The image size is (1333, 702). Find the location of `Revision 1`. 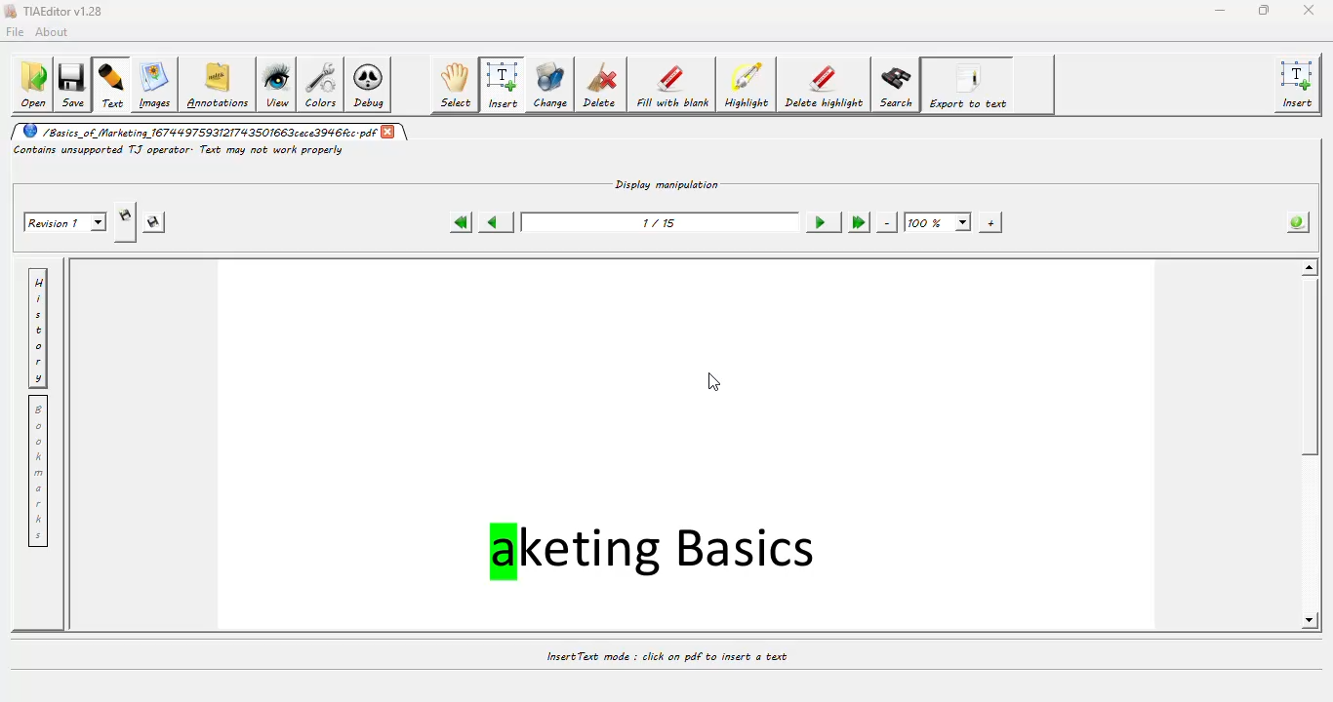

Revision 1 is located at coordinates (67, 221).